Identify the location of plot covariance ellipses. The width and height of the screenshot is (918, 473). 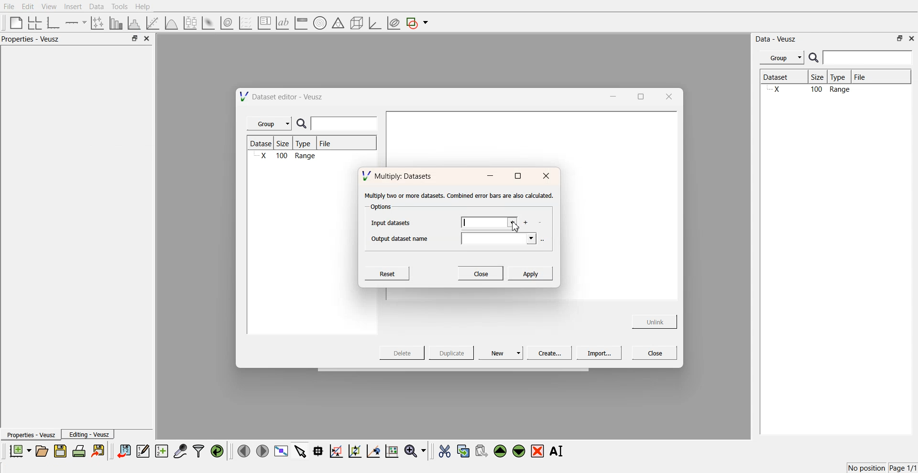
(393, 23).